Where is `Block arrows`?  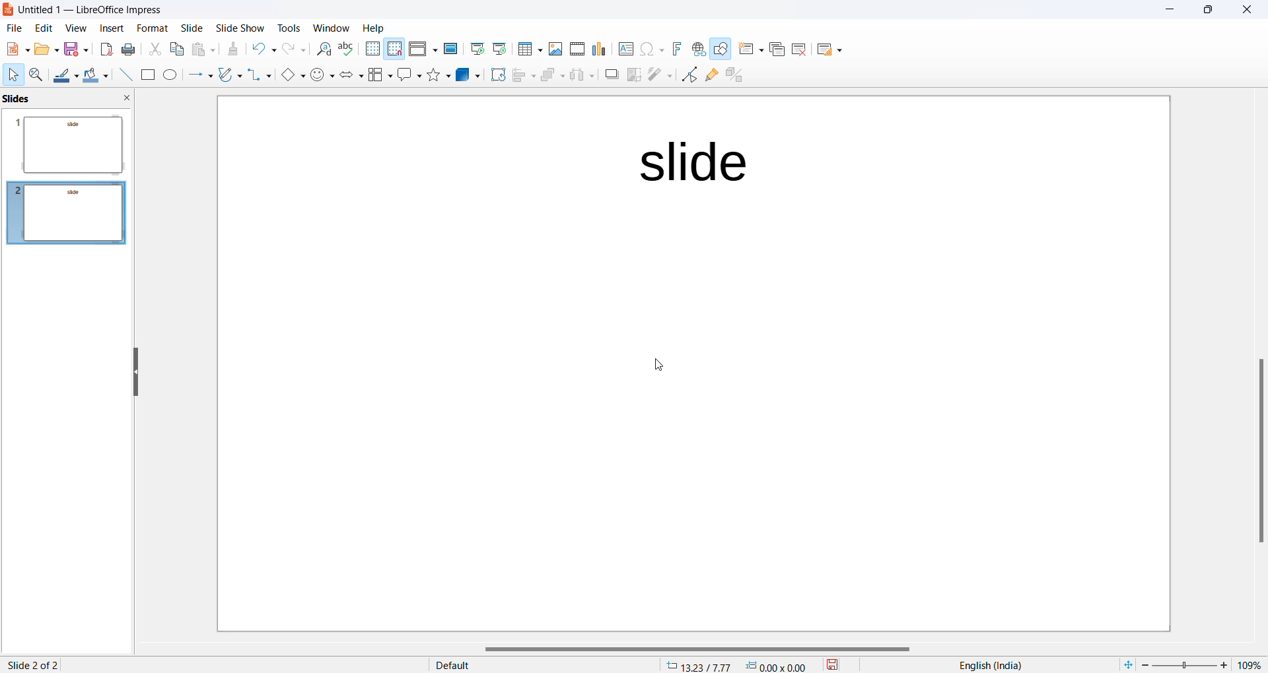
Block arrows is located at coordinates (349, 77).